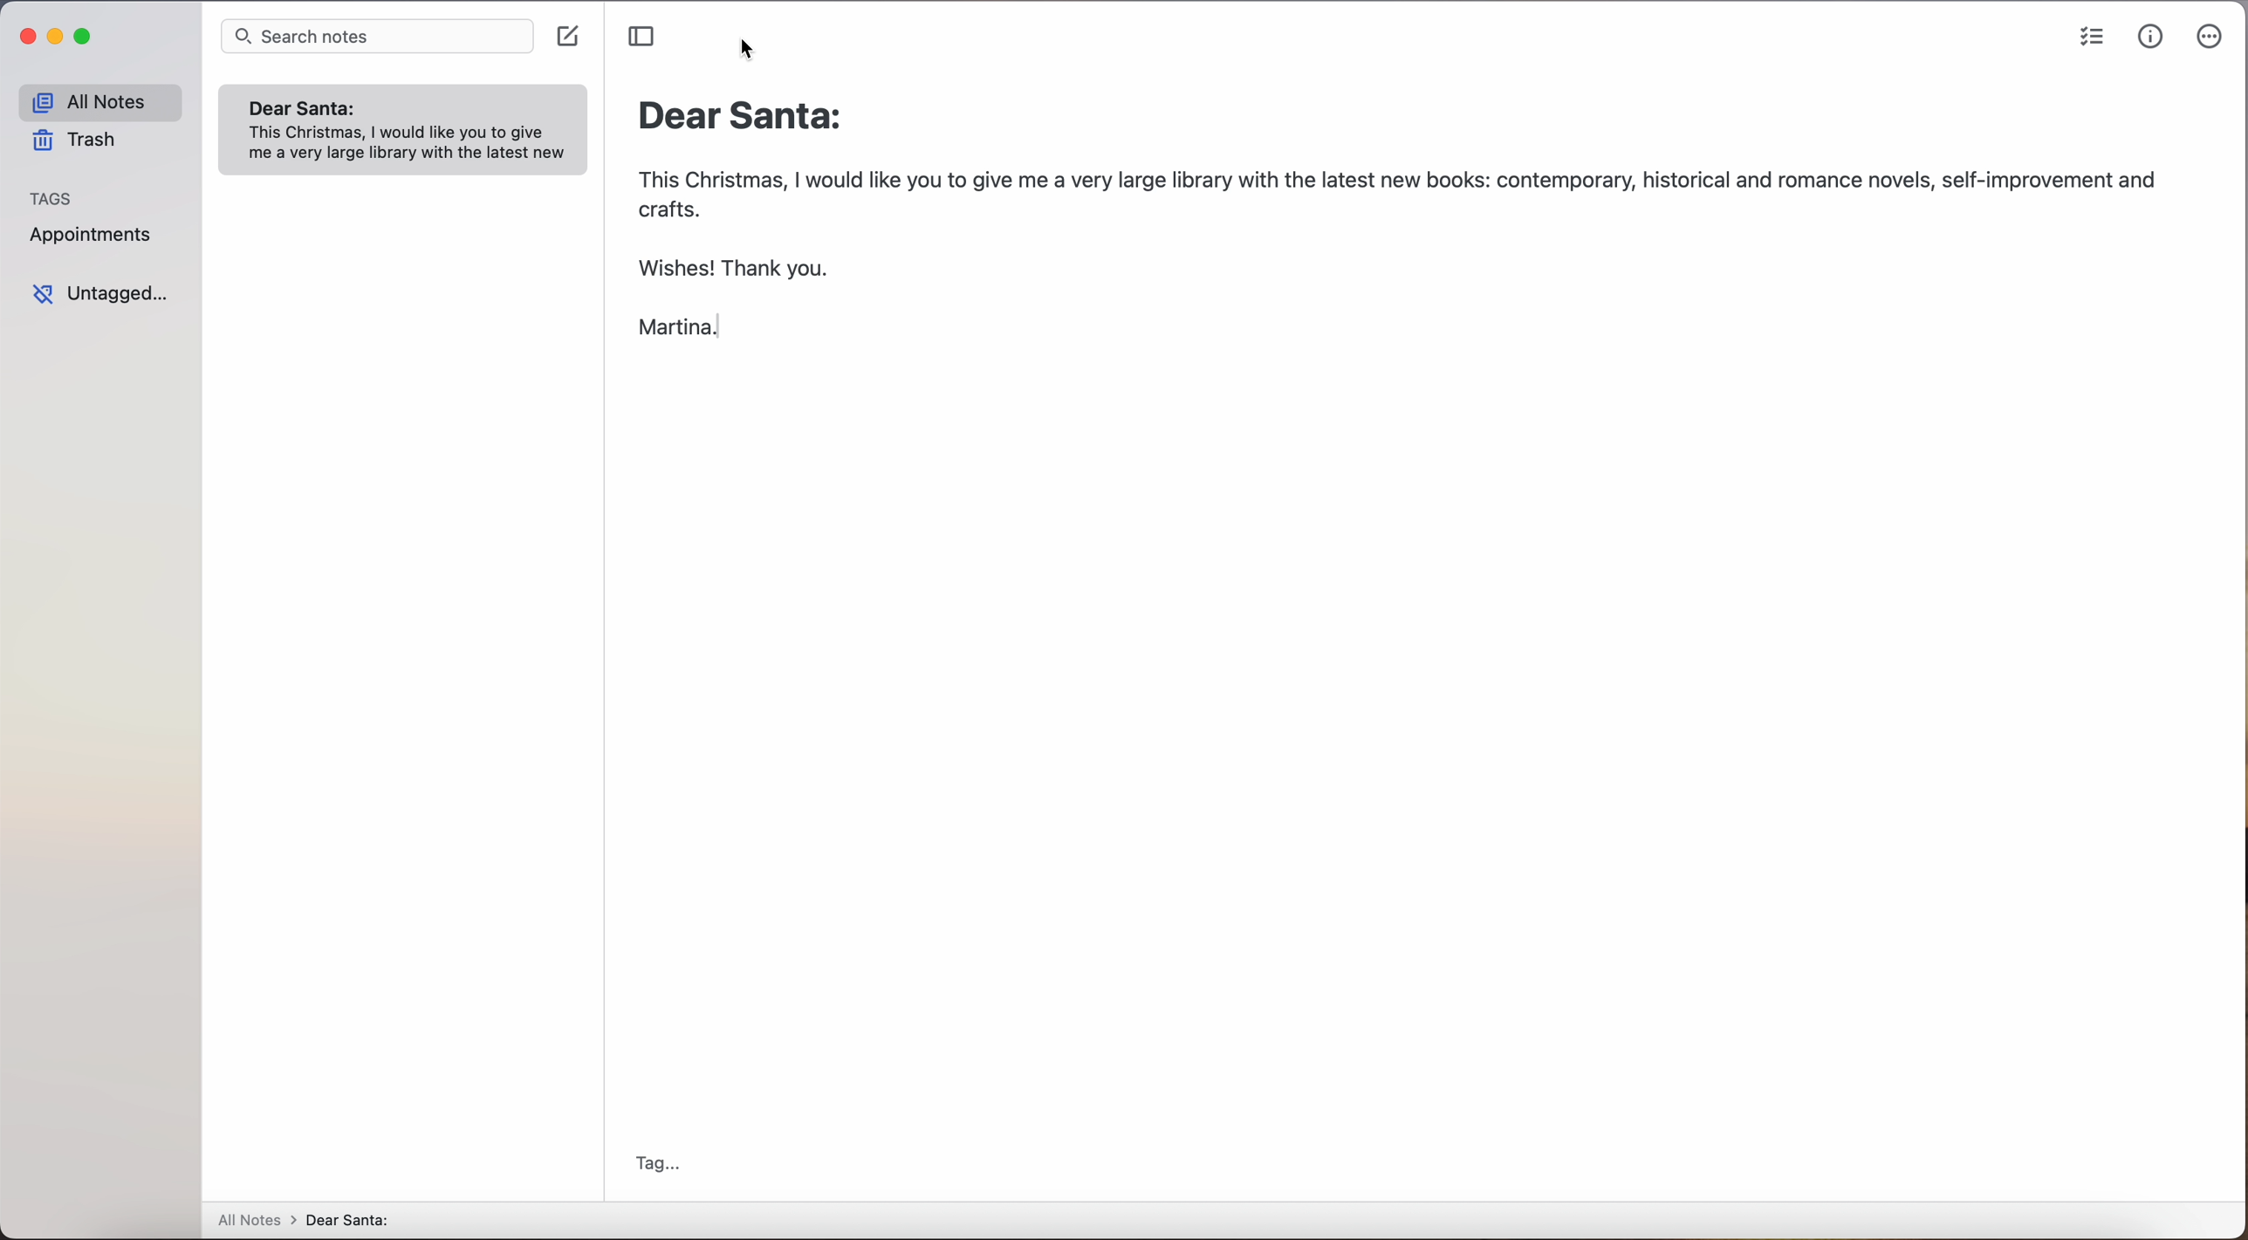 The width and height of the screenshot is (2248, 1240). Describe the element at coordinates (408, 128) in the screenshot. I see `Santa Claus letter` at that location.